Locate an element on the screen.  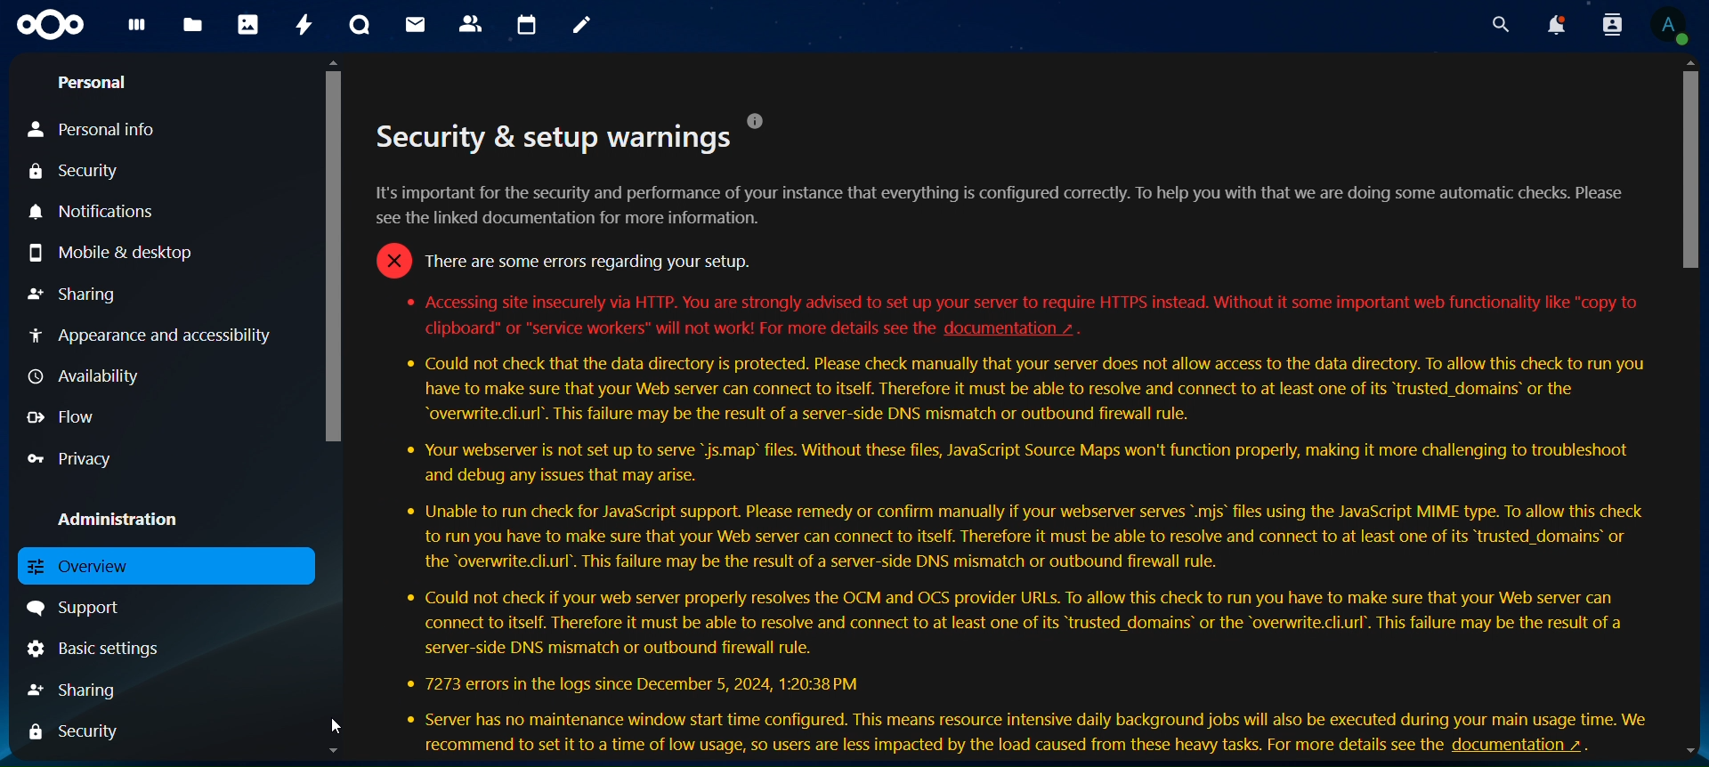
secutity setup warnings description is located at coordinates (1014, 429).